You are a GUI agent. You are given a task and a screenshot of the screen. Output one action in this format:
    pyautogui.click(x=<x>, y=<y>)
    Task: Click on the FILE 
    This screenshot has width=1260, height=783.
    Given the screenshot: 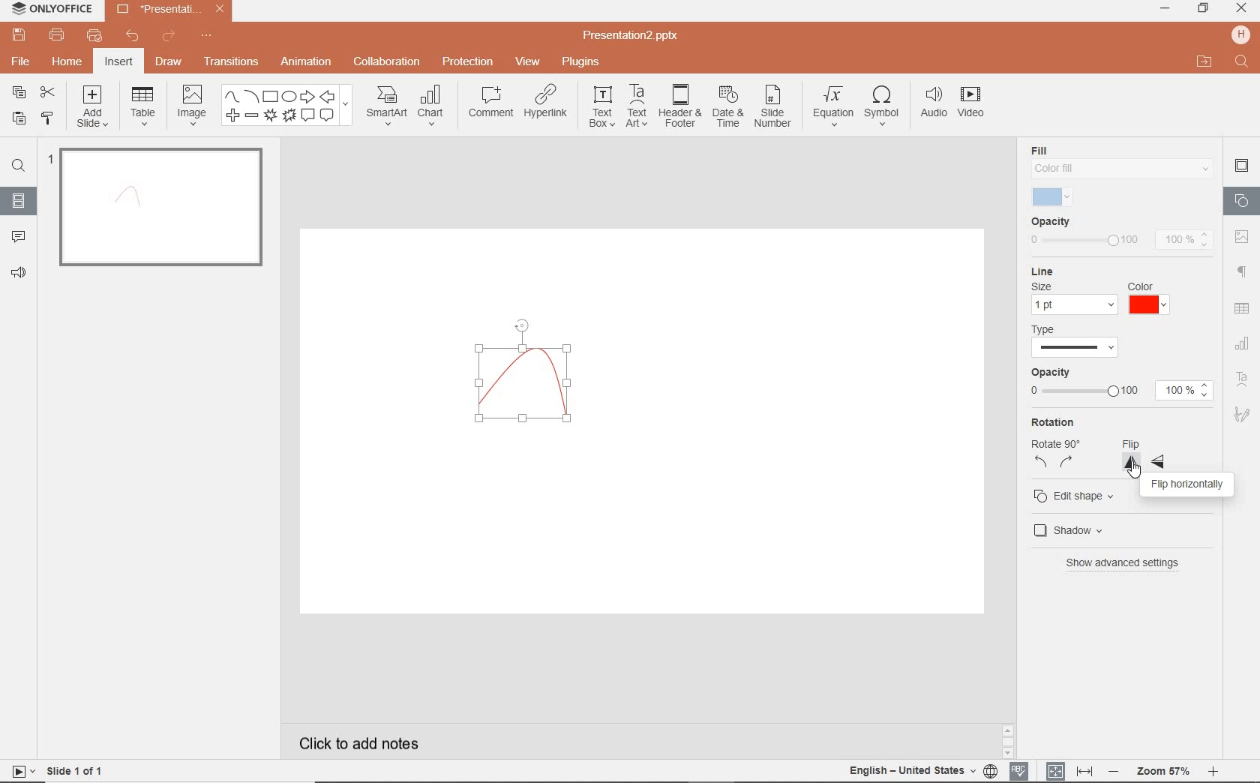 What is the action you would take?
    pyautogui.click(x=22, y=63)
    